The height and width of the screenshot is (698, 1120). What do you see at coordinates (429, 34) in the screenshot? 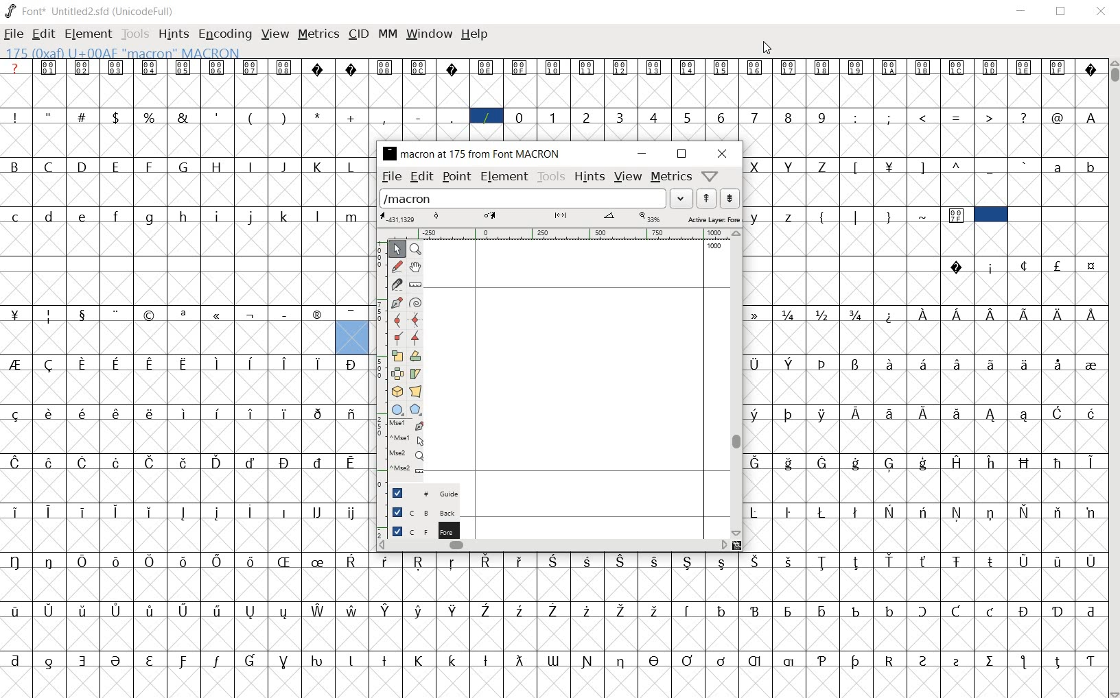
I see `window` at bounding box center [429, 34].